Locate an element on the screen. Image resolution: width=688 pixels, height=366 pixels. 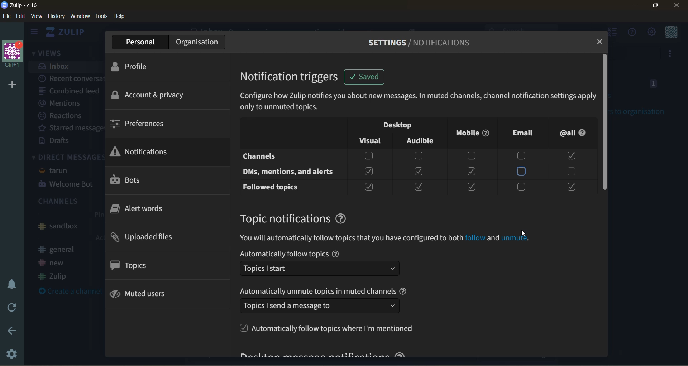
checkbox is located at coordinates (570, 187).